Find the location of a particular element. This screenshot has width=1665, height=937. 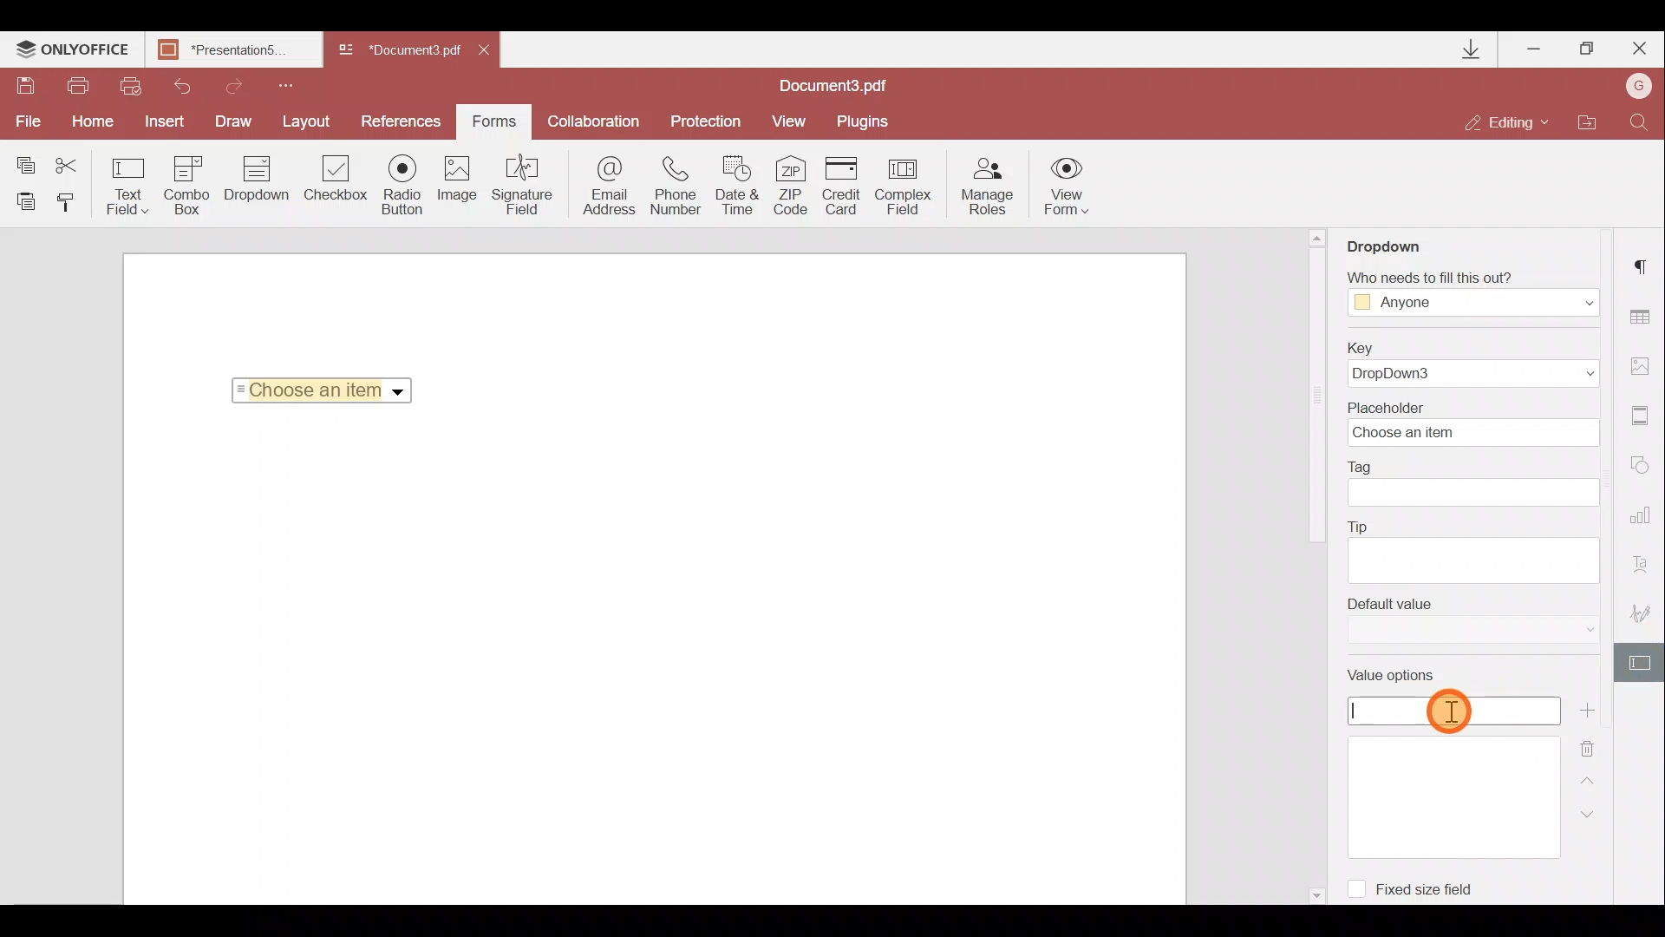

Shapes settings is located at coordinates (1645, 467).